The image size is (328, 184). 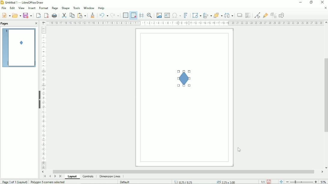 I want to click on Shape, so click(x=65, y=7).